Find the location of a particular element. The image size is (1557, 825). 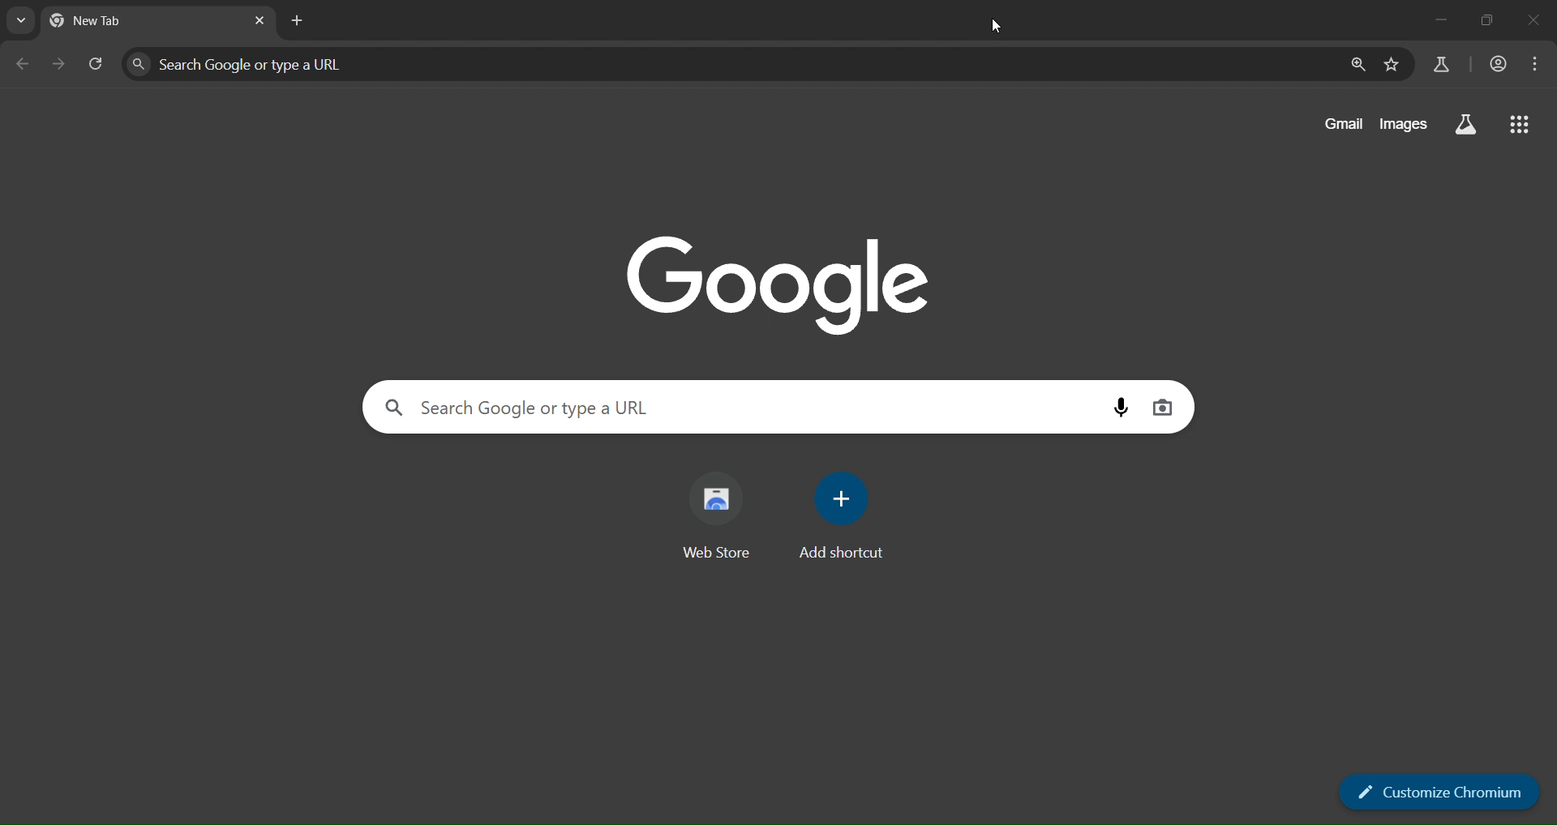

image search is located at coordinates (1165, 406).